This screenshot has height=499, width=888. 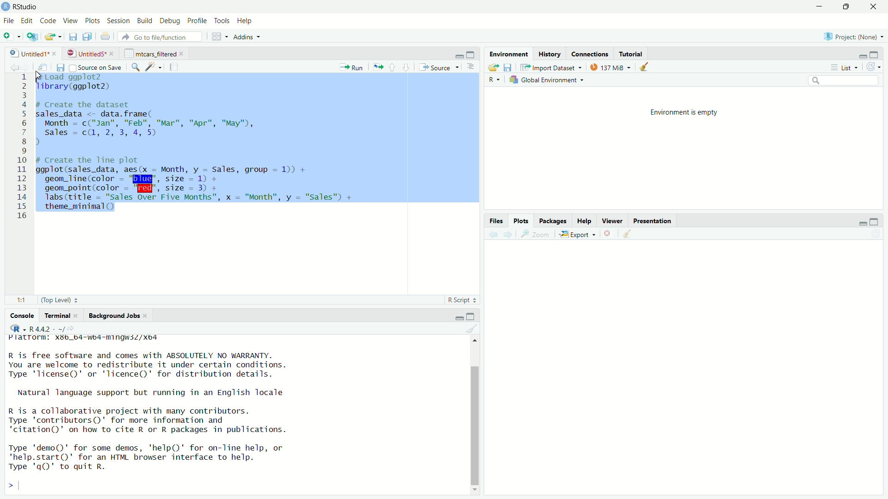 I want to click on Environment, so click(x=510, y=54).